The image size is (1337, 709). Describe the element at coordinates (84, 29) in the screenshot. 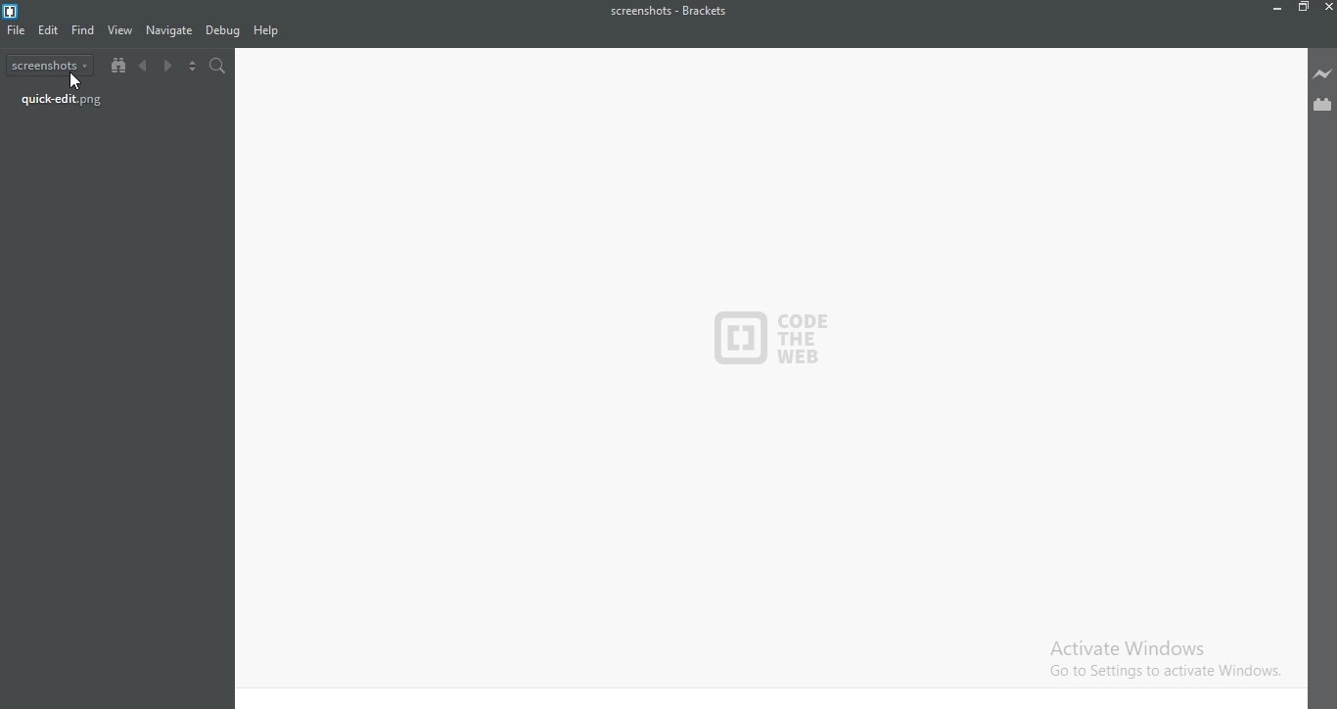

I see `find` at that location.